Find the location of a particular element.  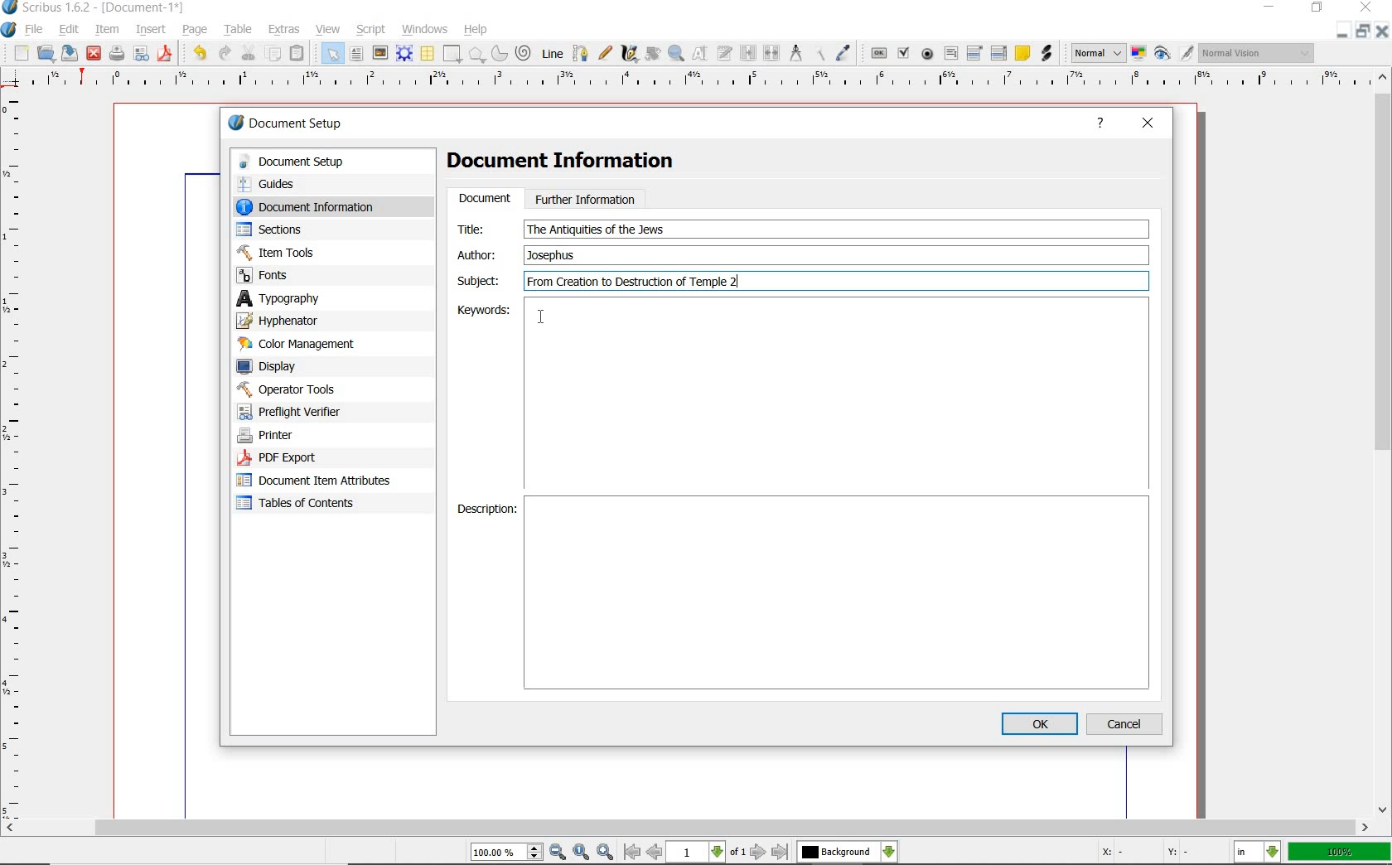

select the current unit is located at coordinates (1257, 852).